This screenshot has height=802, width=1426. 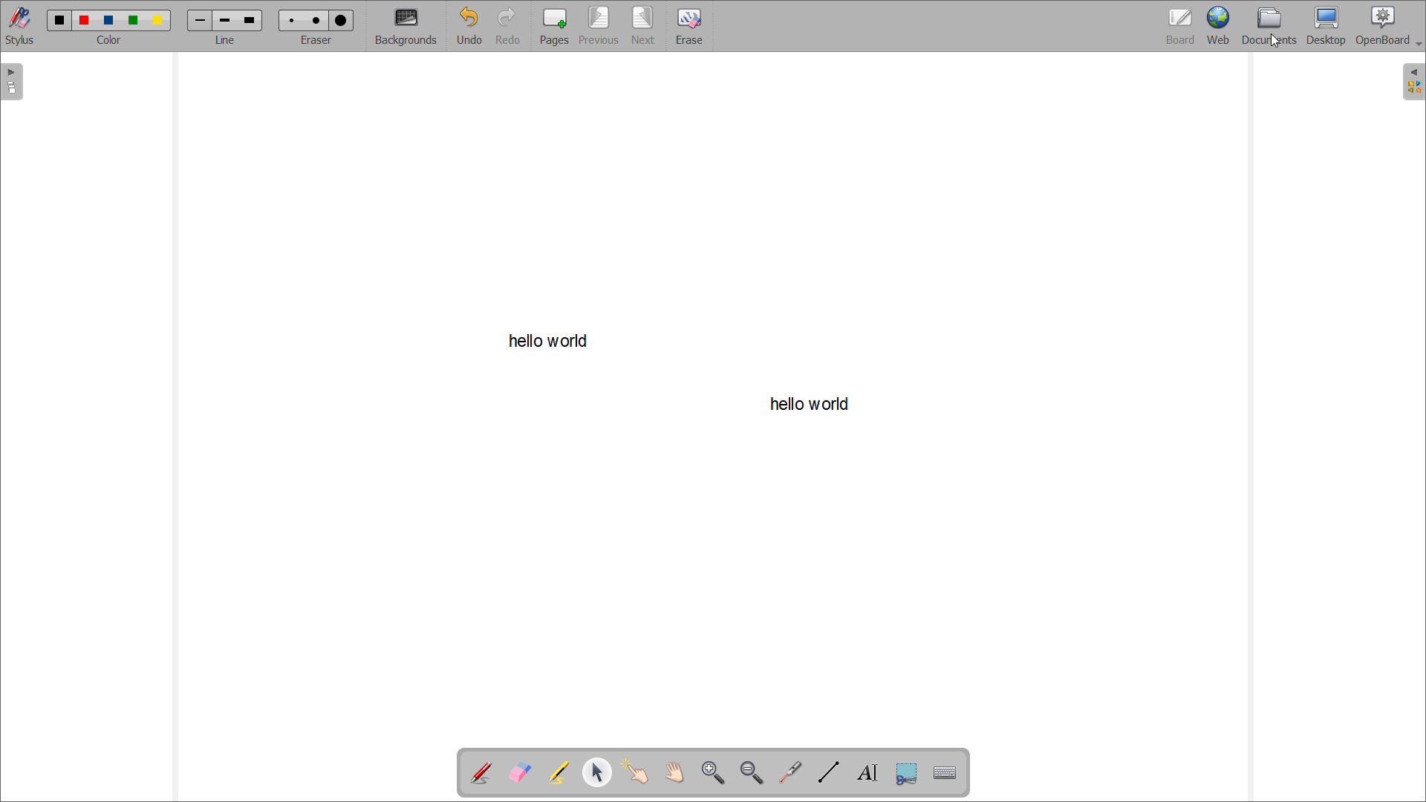 I want to click on virtual keyboard, so click(x=945, y=773).